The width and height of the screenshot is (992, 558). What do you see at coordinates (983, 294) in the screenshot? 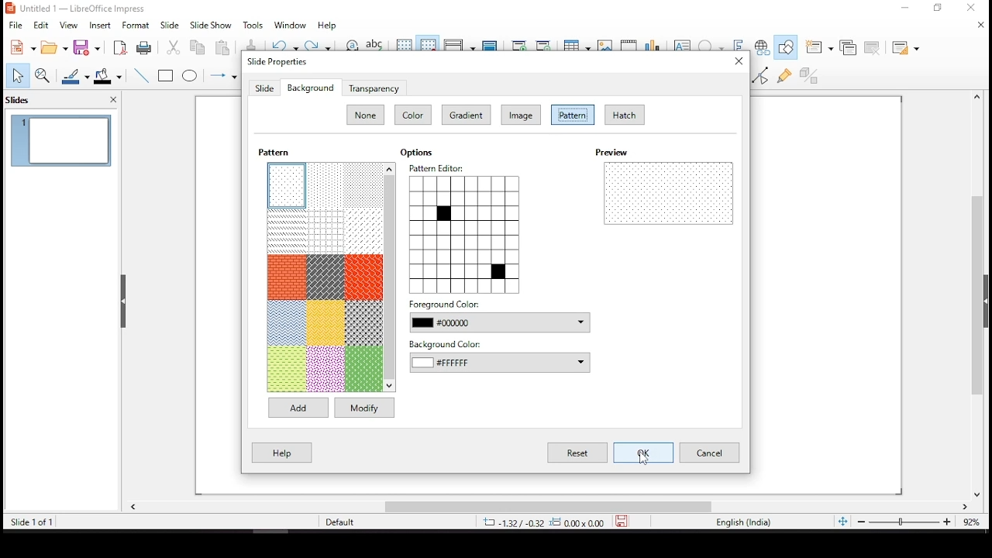
I see `scroll bar` at bounding box center [983, 294].